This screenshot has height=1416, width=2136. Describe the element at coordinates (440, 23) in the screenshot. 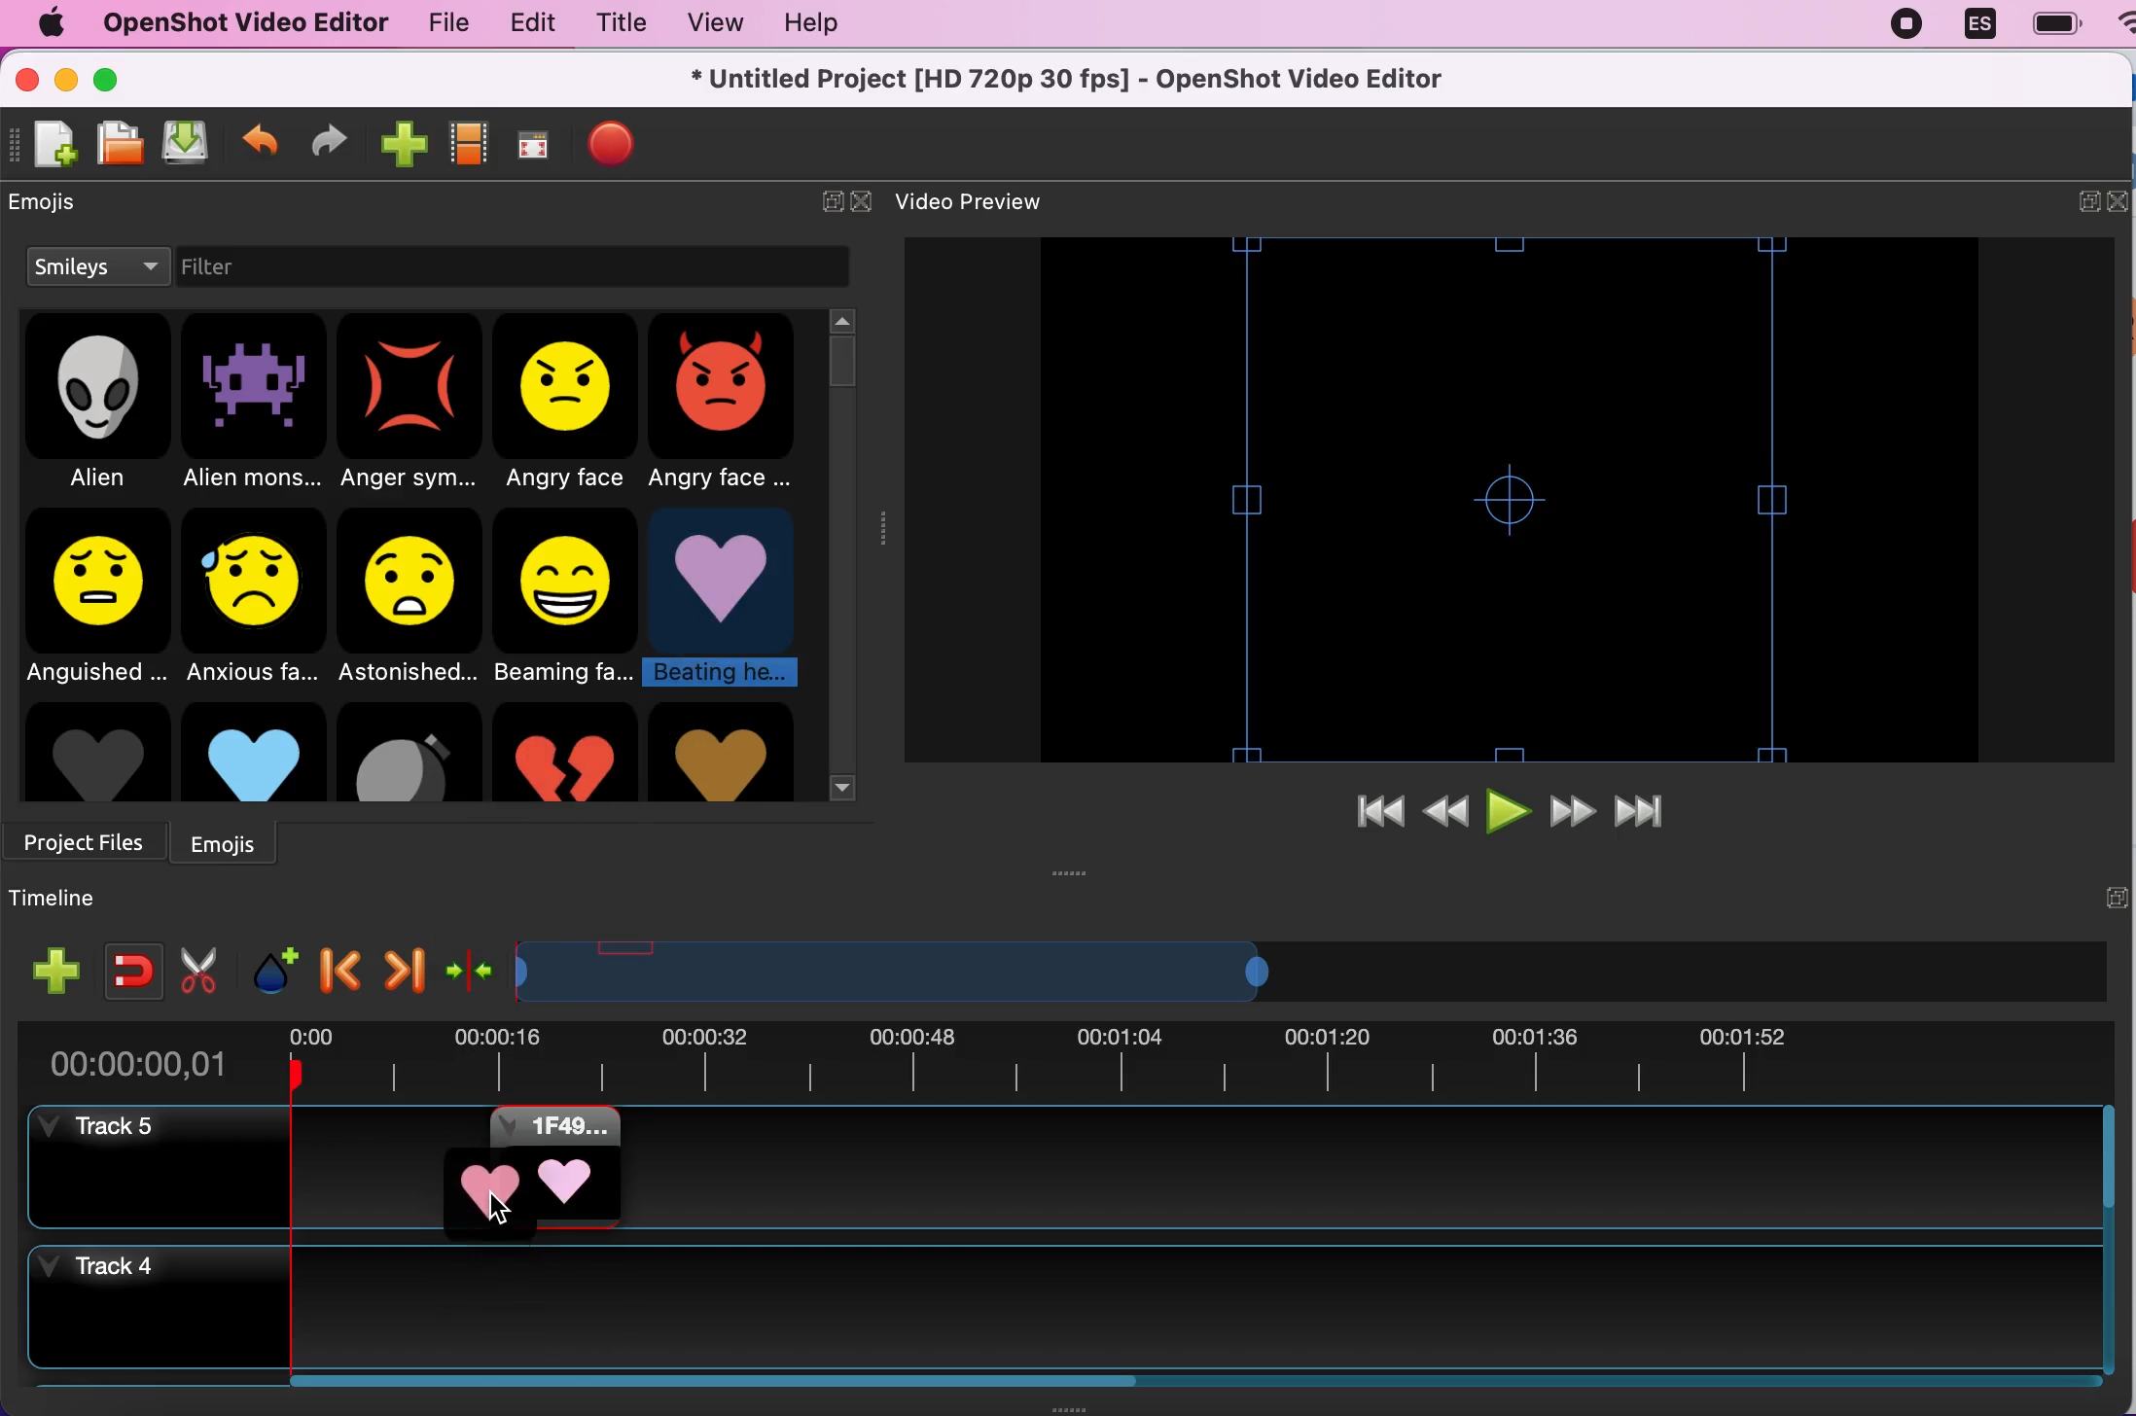

I see `file` at that location.